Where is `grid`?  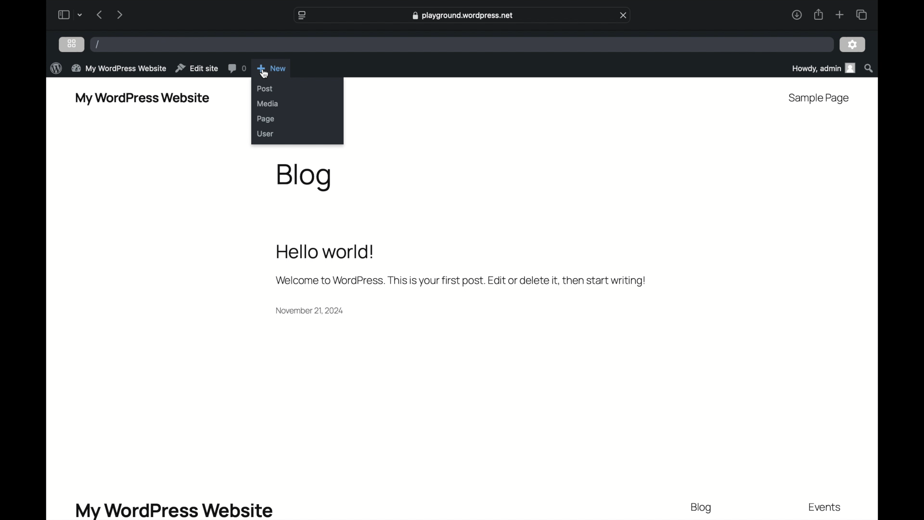
grid is located at coordinates (72, 43).